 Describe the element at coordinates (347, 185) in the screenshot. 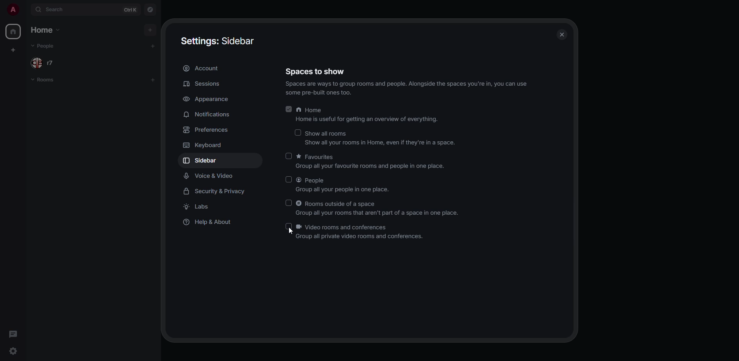

I see `@ People
Group all your people in one place.` at that location.